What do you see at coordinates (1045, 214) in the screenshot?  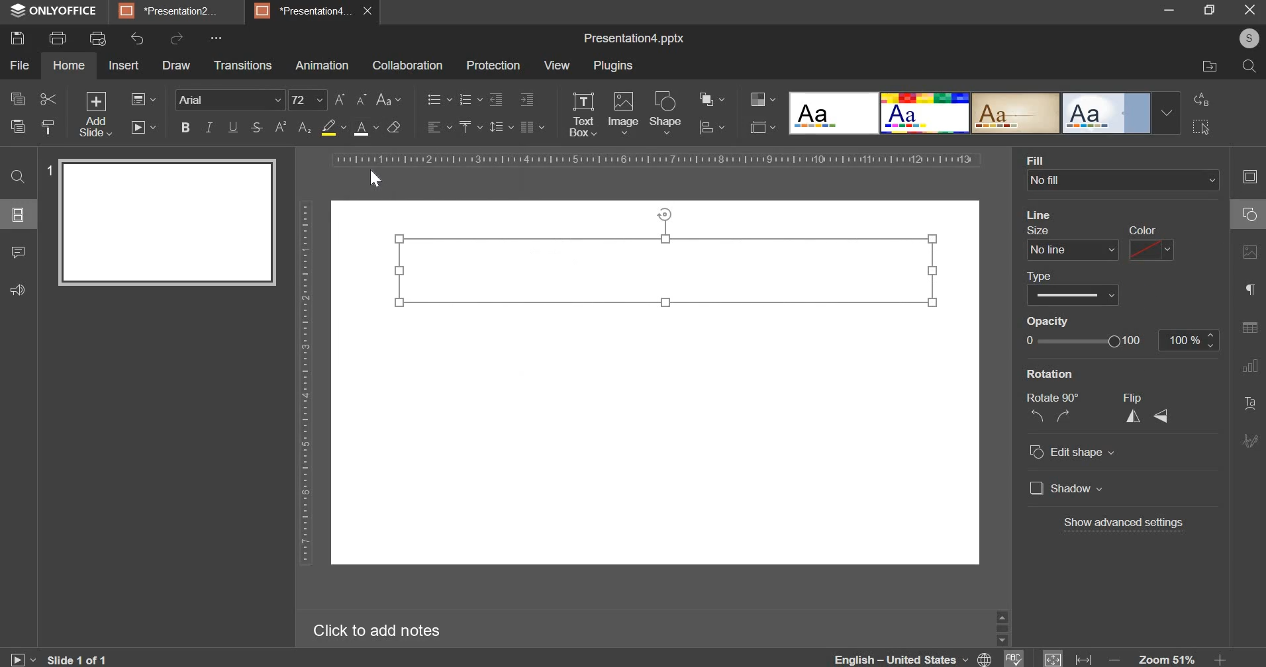 I see `line` at bounding box center [1045, 214].